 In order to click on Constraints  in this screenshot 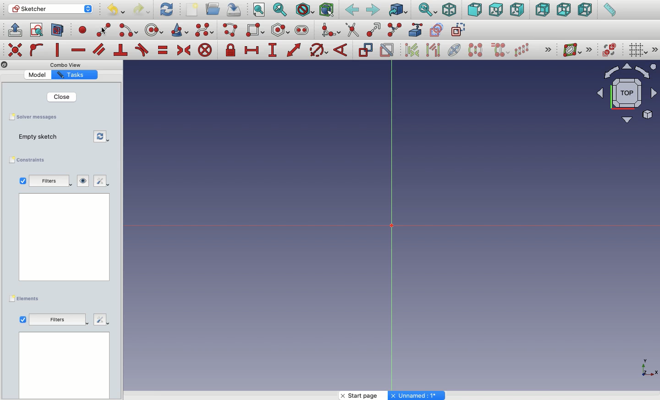, I will do `click(29, 160)`.